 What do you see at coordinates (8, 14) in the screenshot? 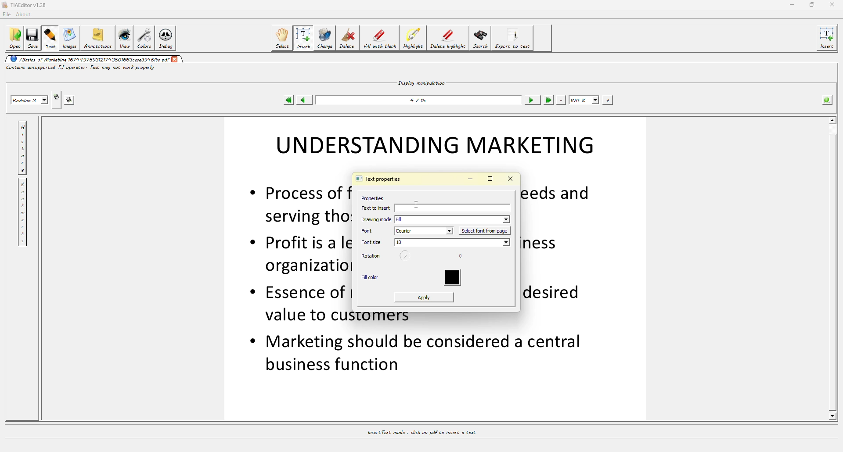
I see `file` at bounding box center [8, 14].